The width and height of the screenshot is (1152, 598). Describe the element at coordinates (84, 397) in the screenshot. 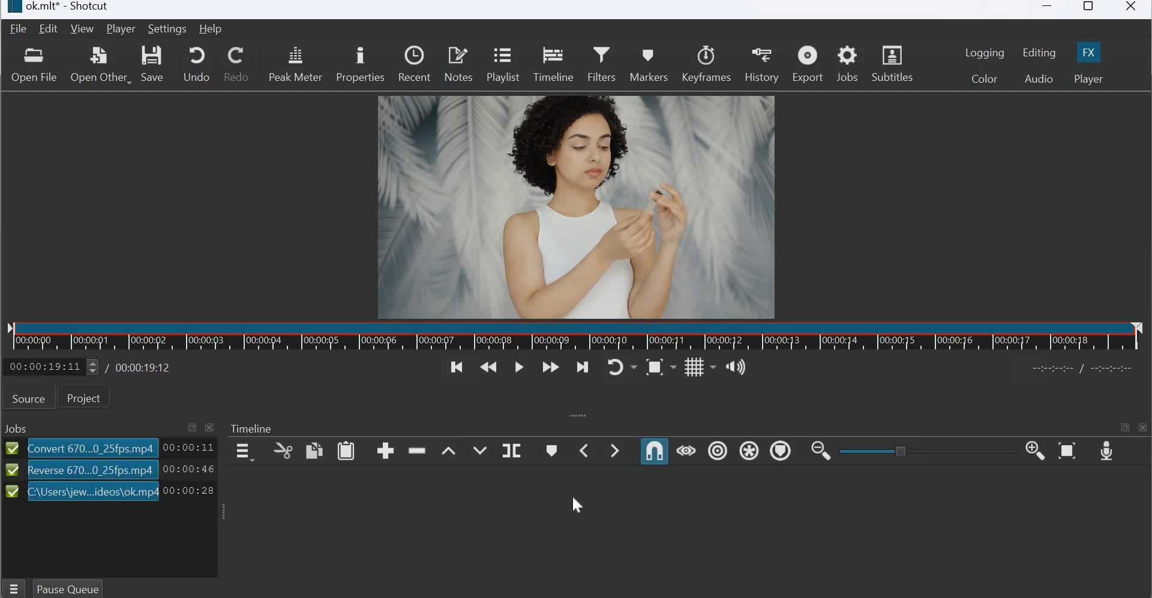

I see `Project` at that location.